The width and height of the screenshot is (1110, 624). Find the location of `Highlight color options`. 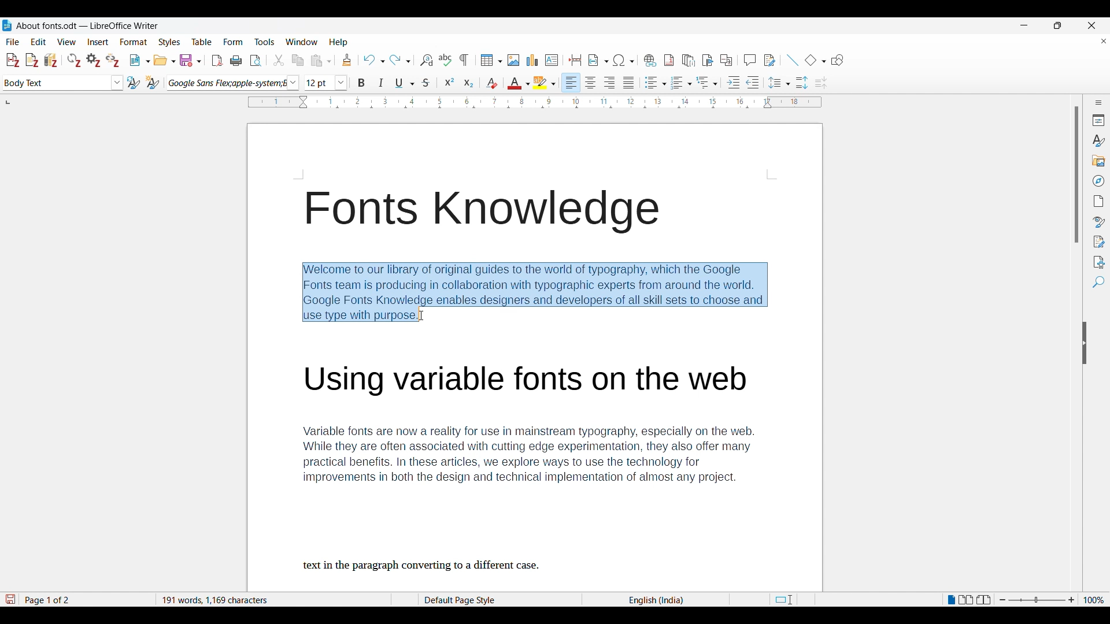

Highlight color options is located at coordinates (544, 83).